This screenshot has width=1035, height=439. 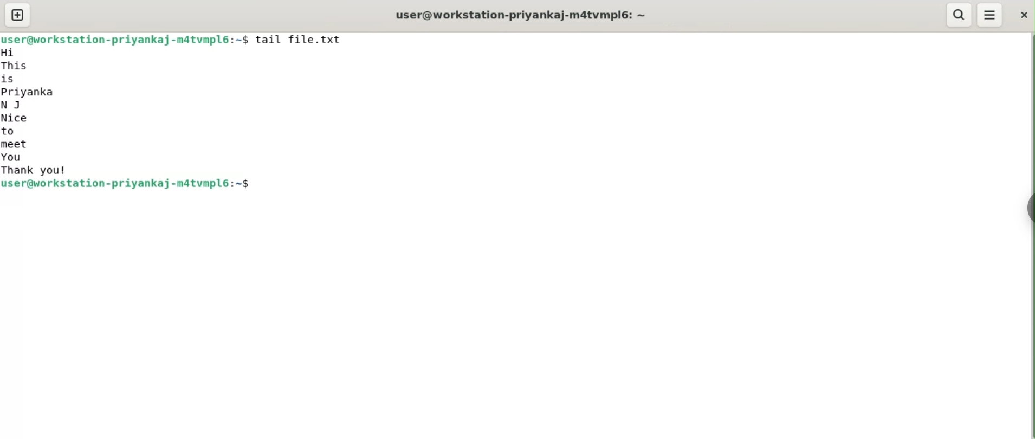 What do you see at coordinates (525, 13) in the screenshot?
I see `terminal title : user@workstation-priyankaj-m4tvmpl6:~` at bounding box center [525, 13].